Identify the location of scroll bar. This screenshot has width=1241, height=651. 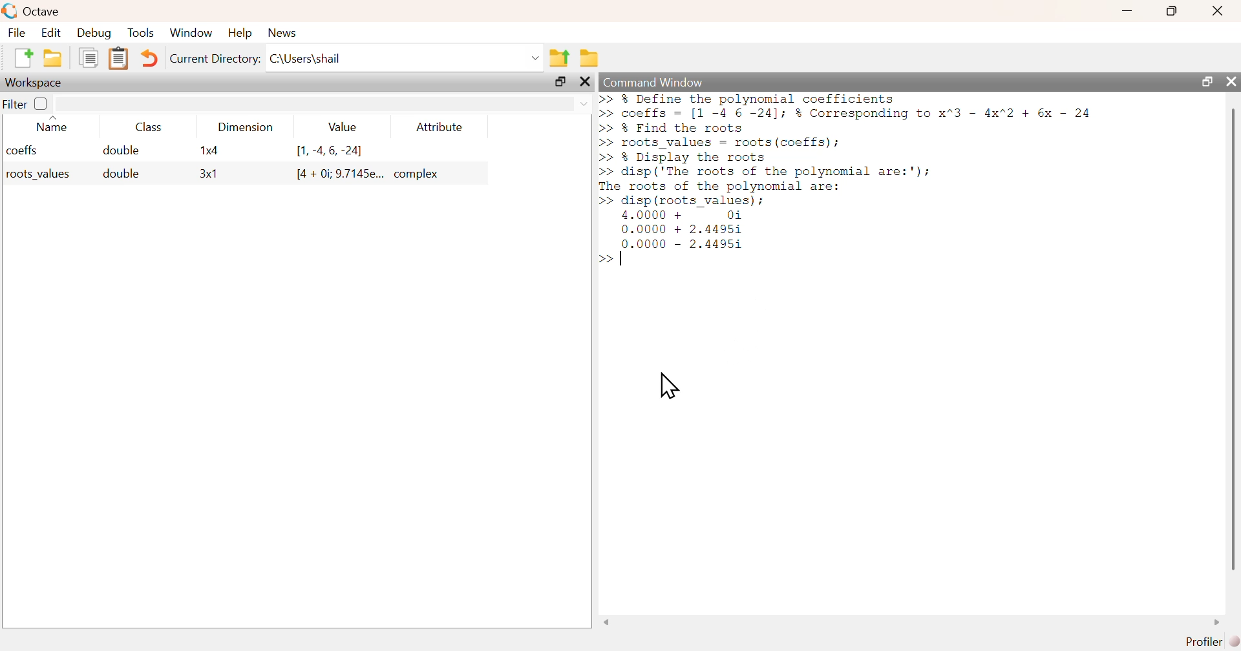
(1231, 338).